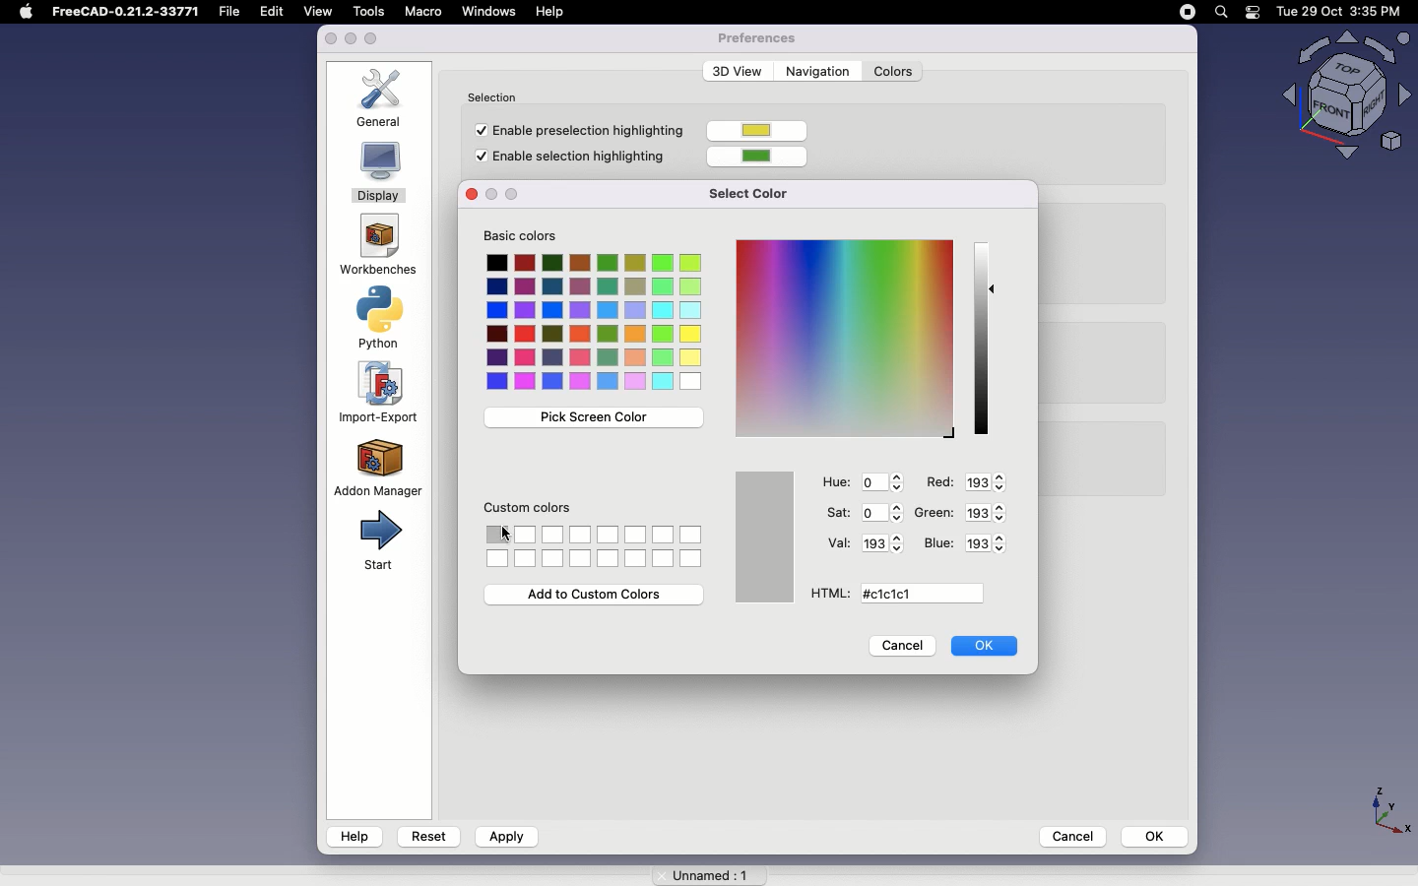 Image resolution: width=1418 pixels, height=886 pixels. What do you see at coordinates (596, 323) in the screenshot?
I see `Colors` at bounding box center [596, 323].